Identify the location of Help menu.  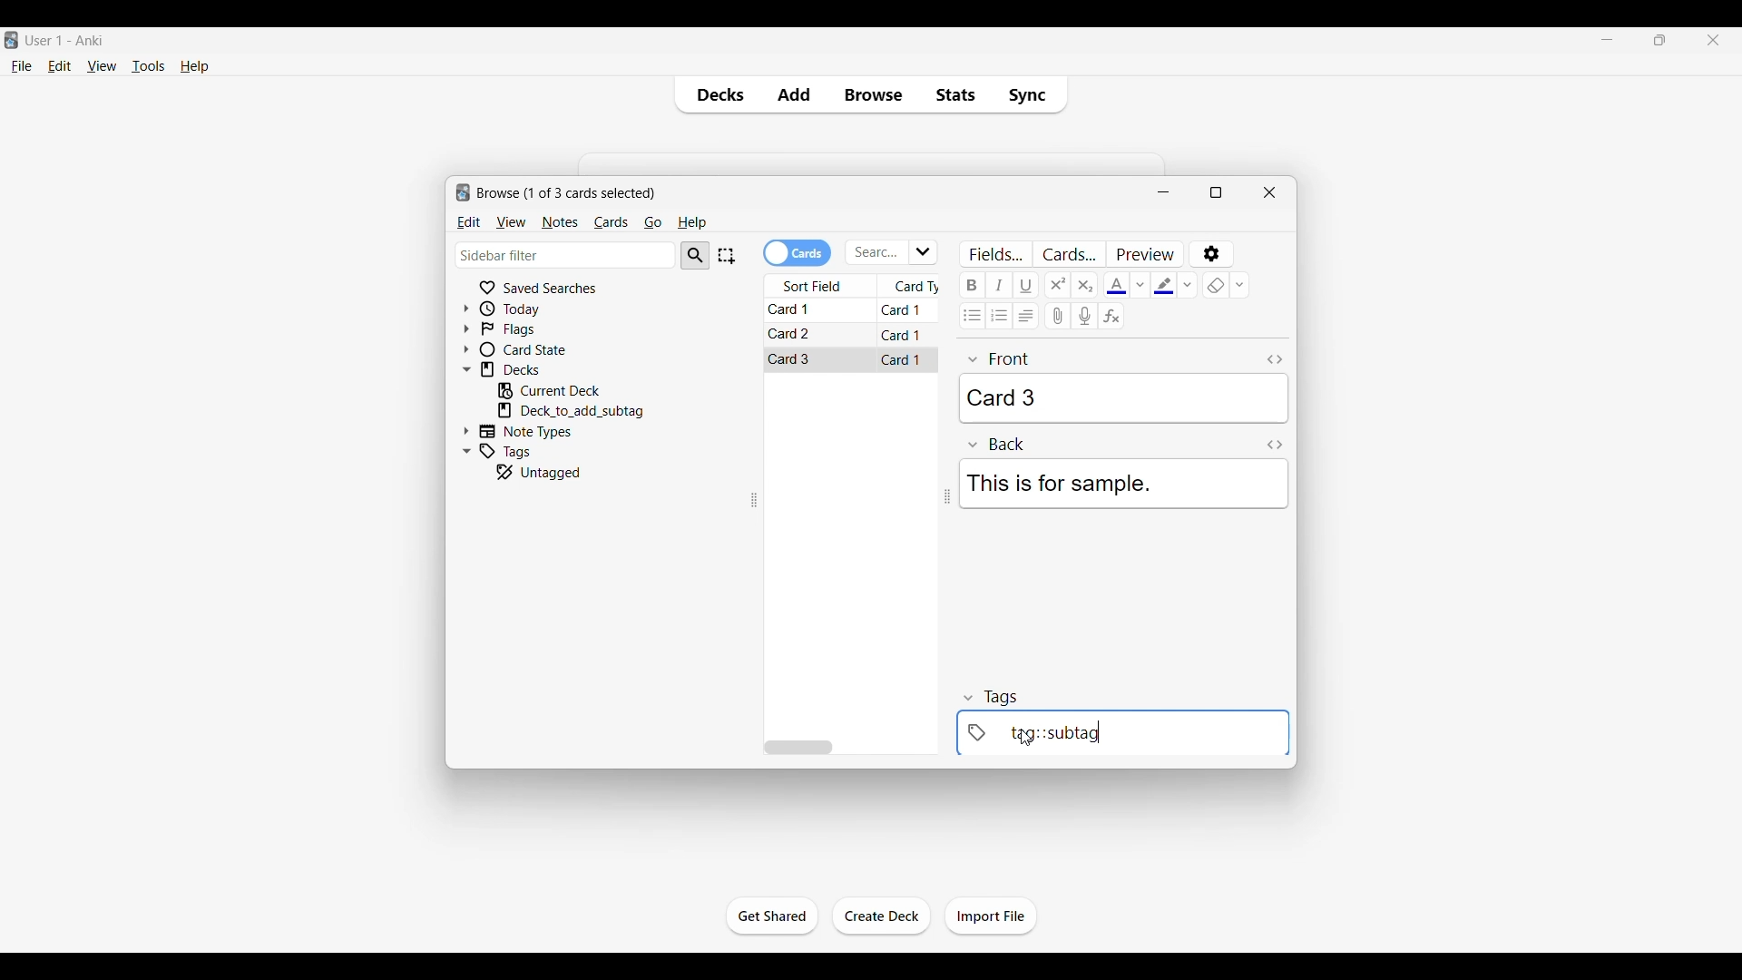
(691, 223).